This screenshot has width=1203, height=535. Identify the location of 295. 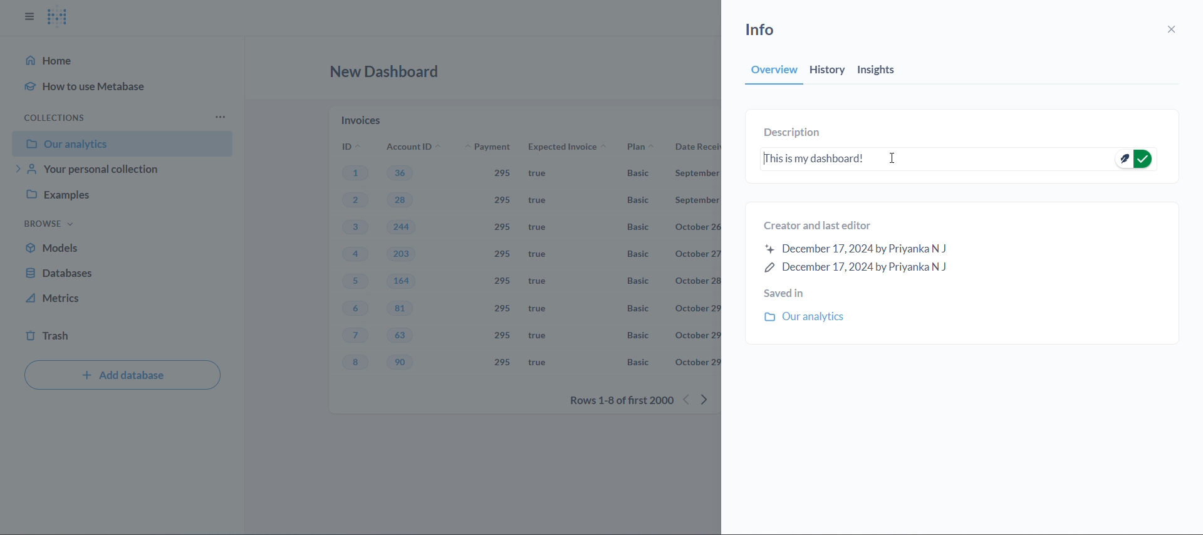
(506, 335).